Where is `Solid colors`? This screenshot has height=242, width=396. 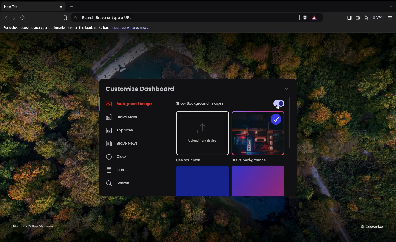
Solid colors is located at coordinates (202, 180).